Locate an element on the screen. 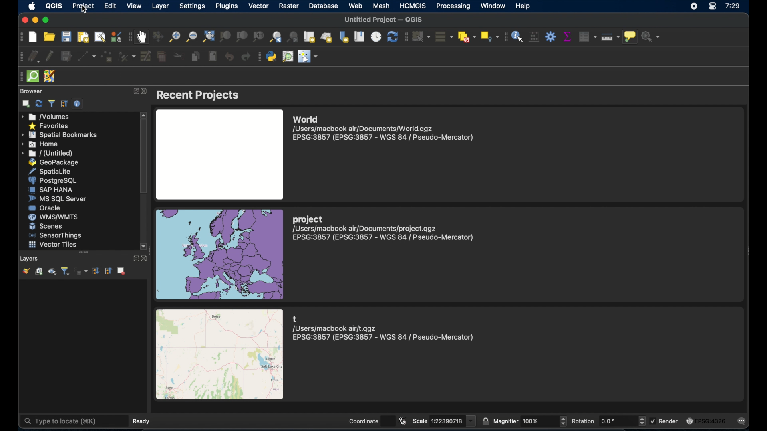 The image size is (767, 431). plugins is located at coordinates (229, 6).